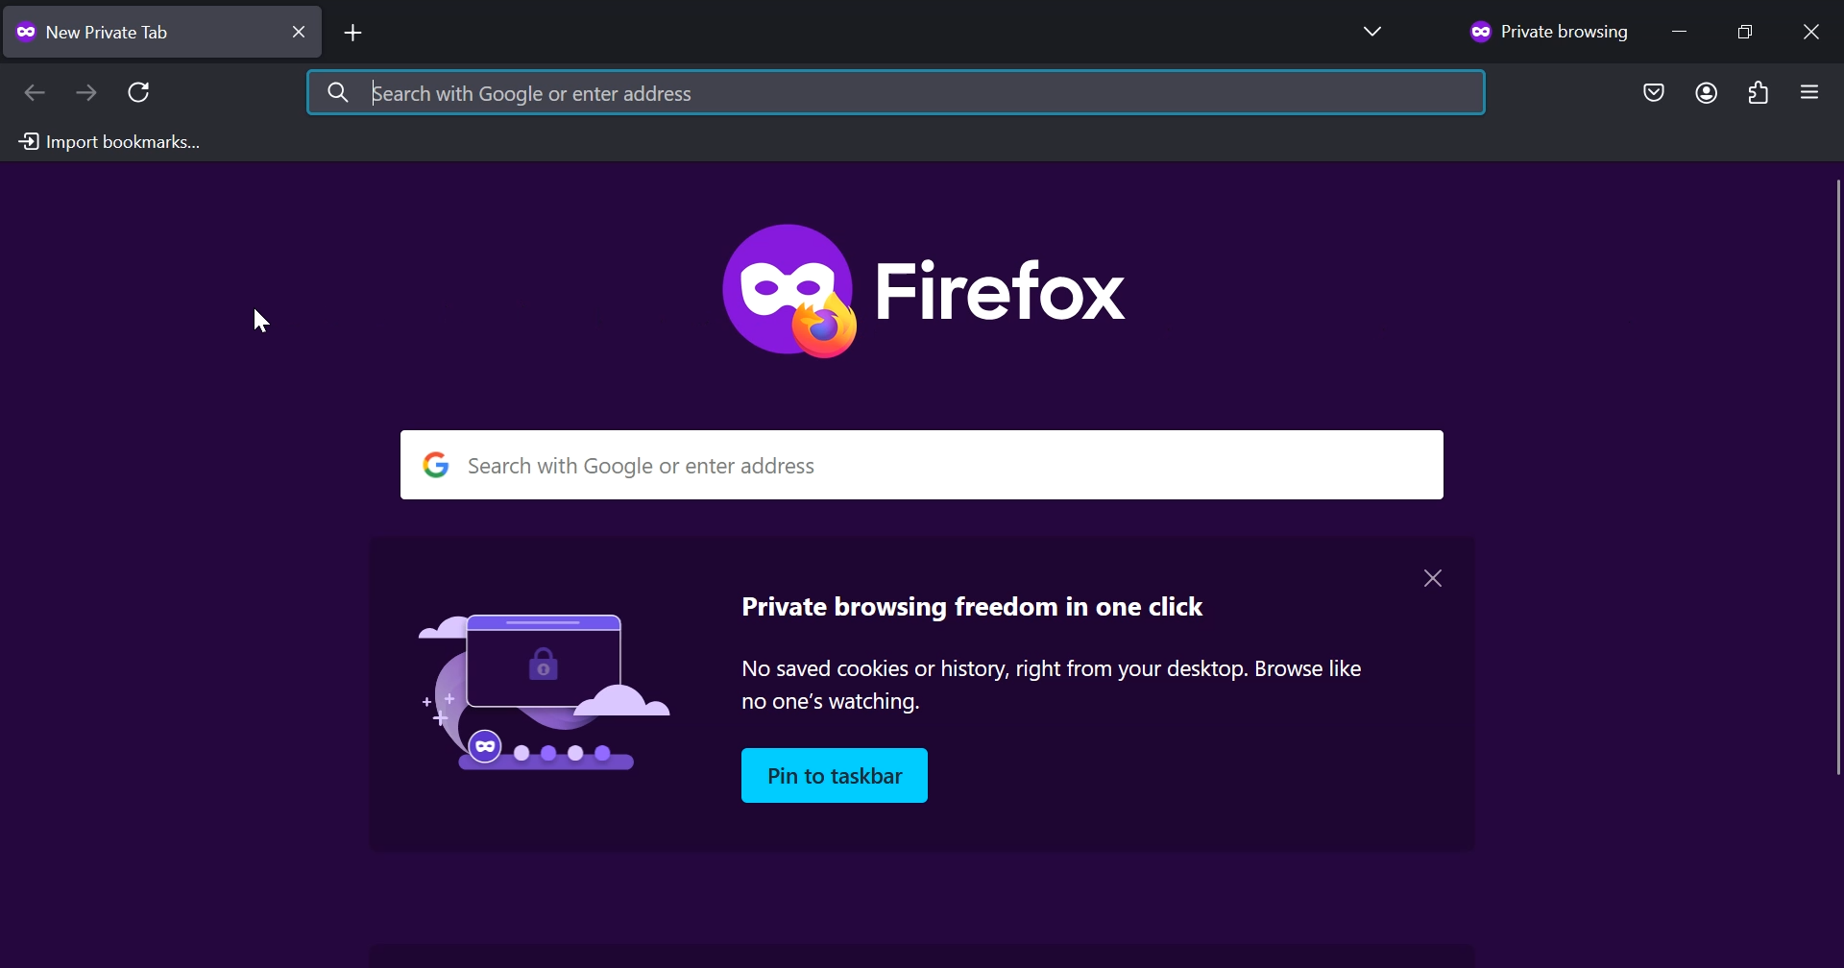  I want to click on close, so click(298, 34).